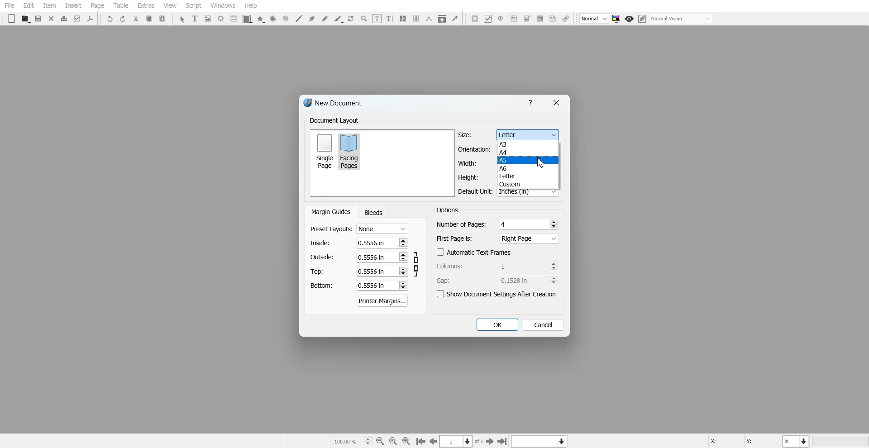 This screenshot has height=448, width=869. I want to click on Arc, so click(273, 19).